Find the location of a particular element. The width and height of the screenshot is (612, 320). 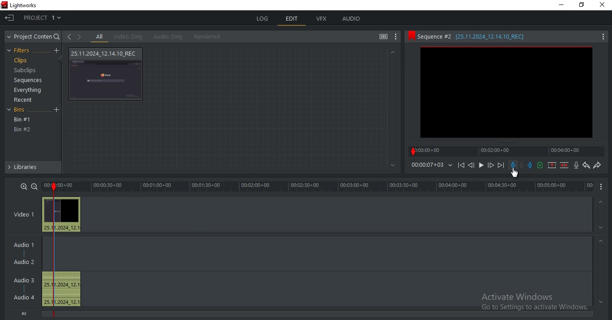

Next is located at coordinates (502, 165).